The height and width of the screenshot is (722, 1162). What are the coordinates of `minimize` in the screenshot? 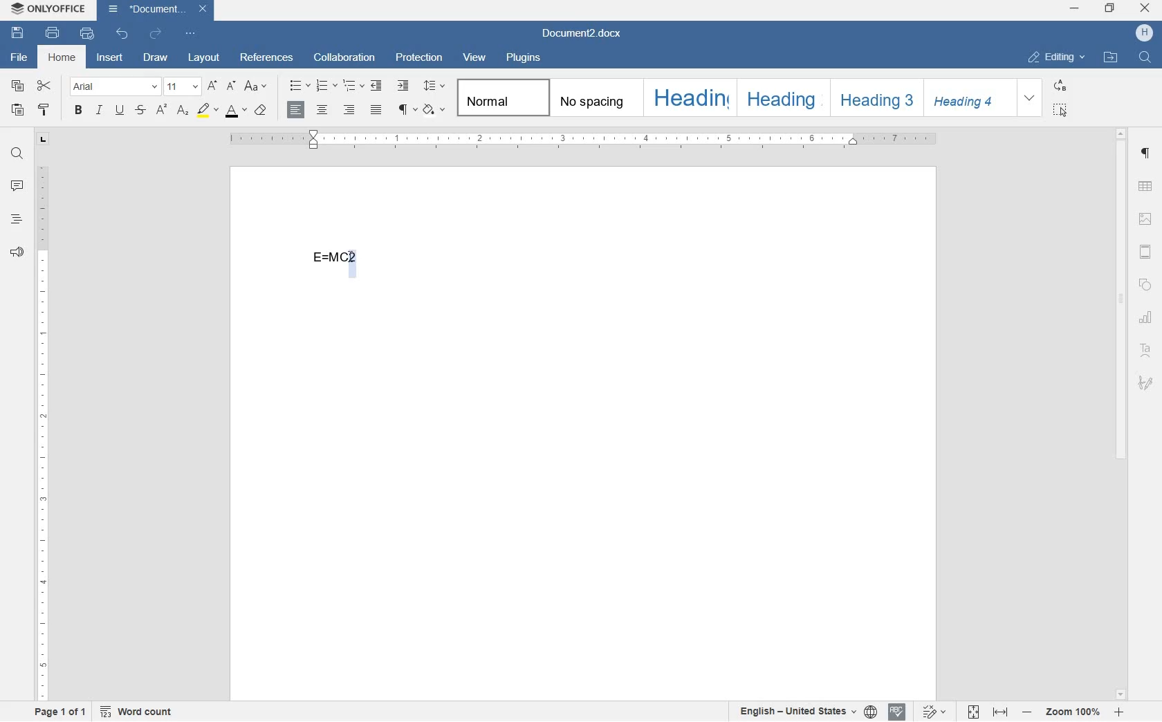 It's located at (1075, 8).